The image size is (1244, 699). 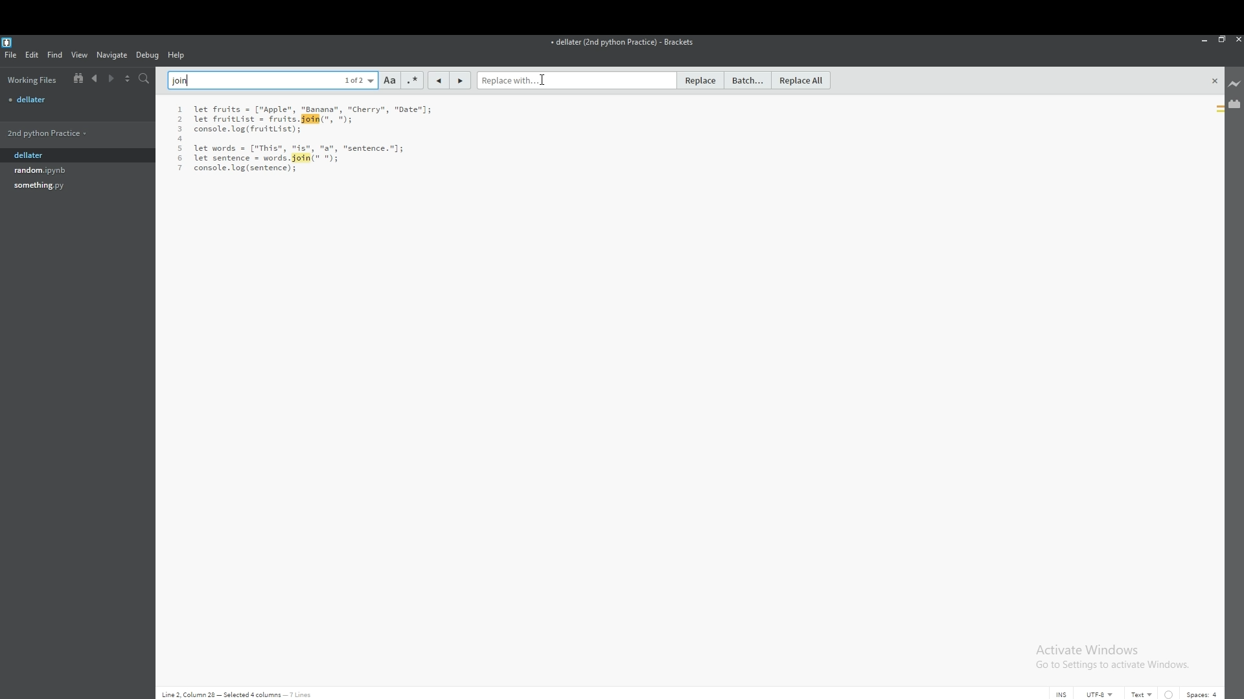 I want to click on spaces, so click(x=1204, y=693).